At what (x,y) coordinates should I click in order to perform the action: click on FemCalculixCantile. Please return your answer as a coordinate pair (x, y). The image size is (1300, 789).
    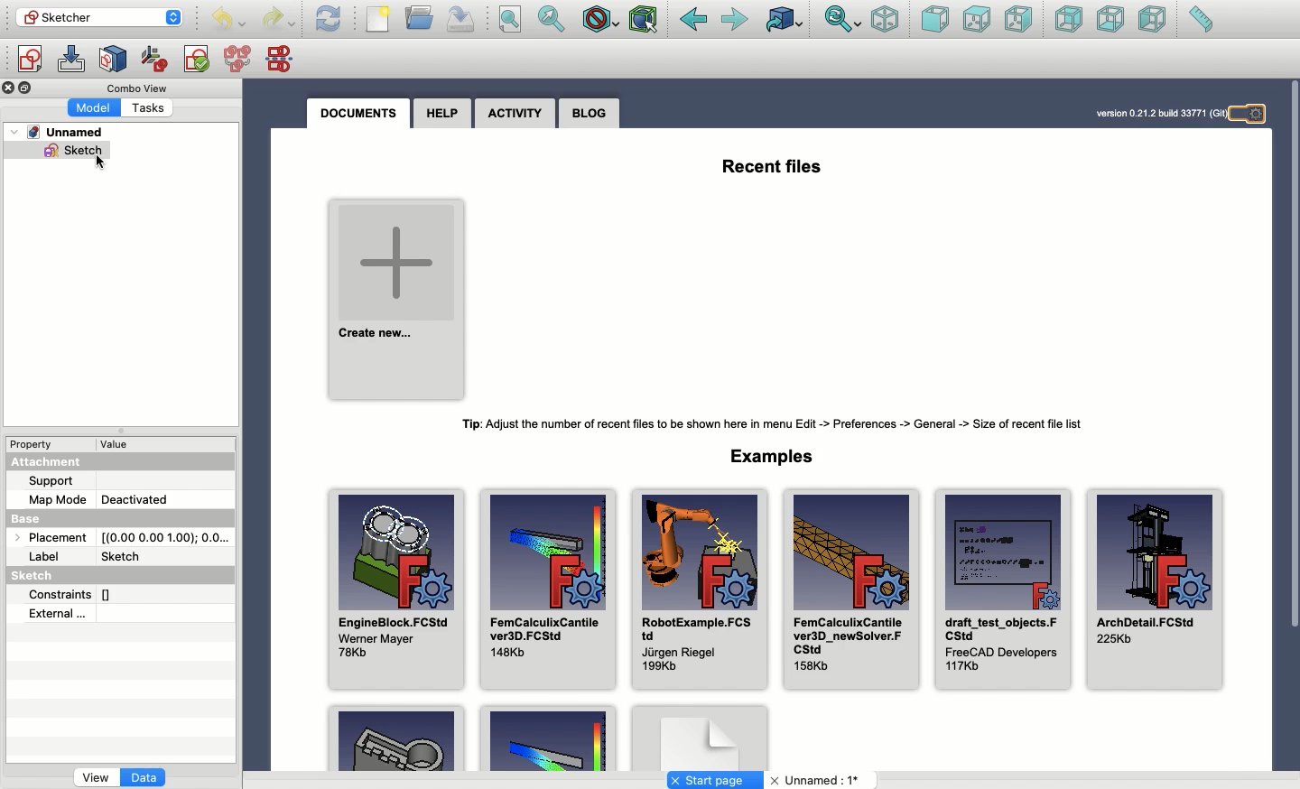
    Looking at the image, I should click on (850, 588).